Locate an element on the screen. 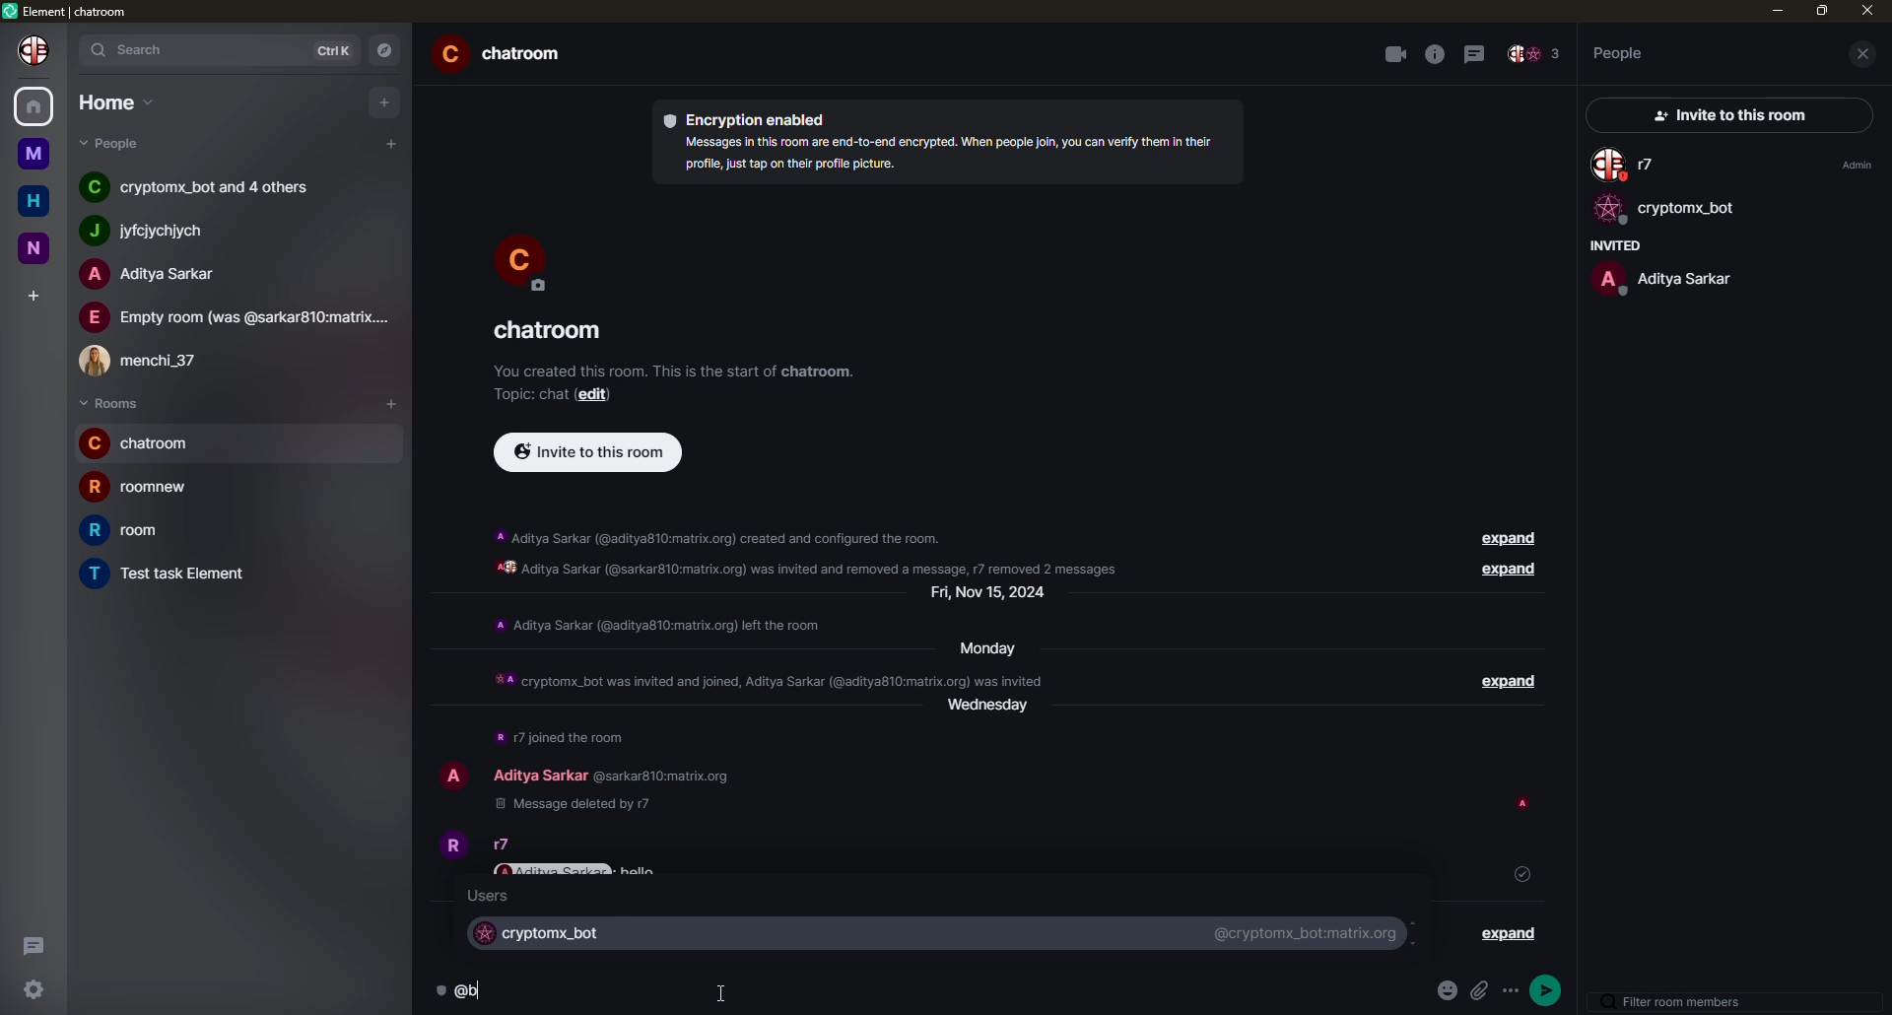  cursor is located at coordinates (725, 991).